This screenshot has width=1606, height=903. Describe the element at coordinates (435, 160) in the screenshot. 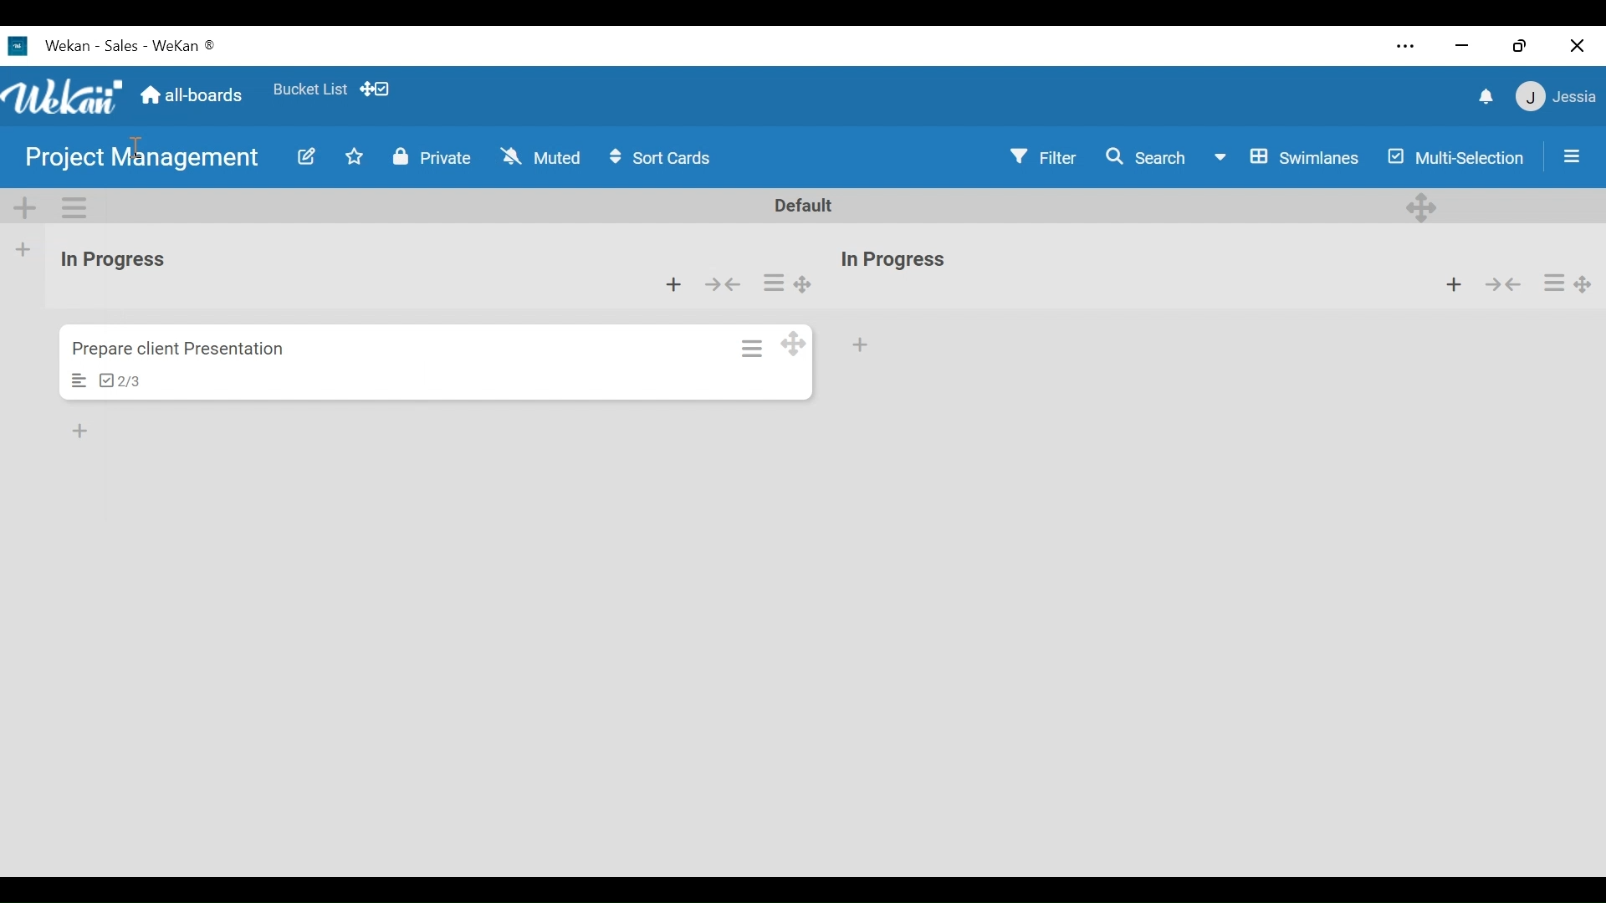

I see `Private` at that location.